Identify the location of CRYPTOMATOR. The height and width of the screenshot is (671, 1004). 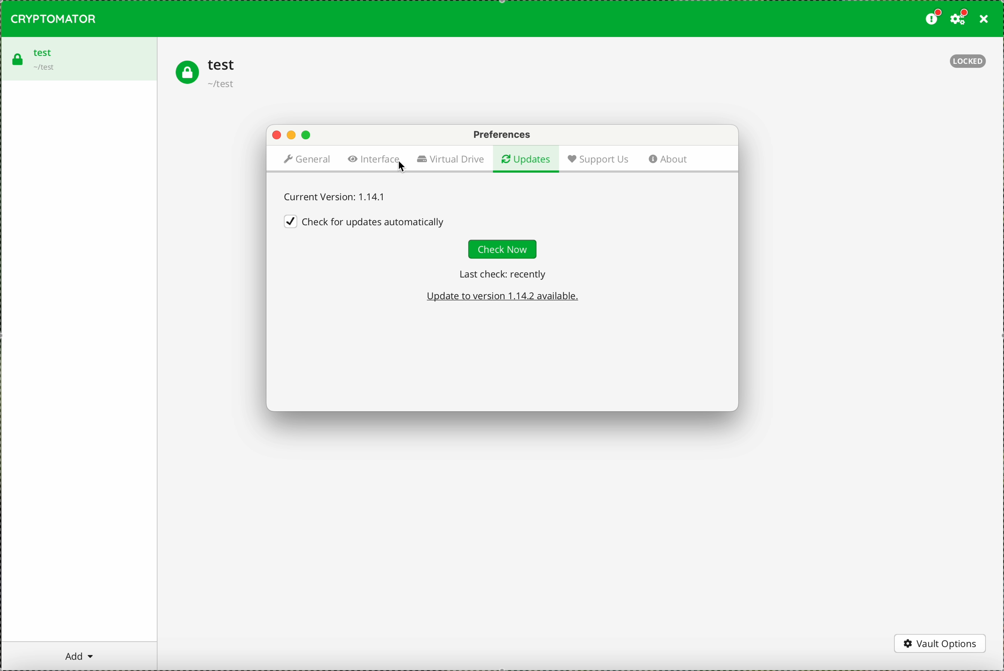
(53, 18).